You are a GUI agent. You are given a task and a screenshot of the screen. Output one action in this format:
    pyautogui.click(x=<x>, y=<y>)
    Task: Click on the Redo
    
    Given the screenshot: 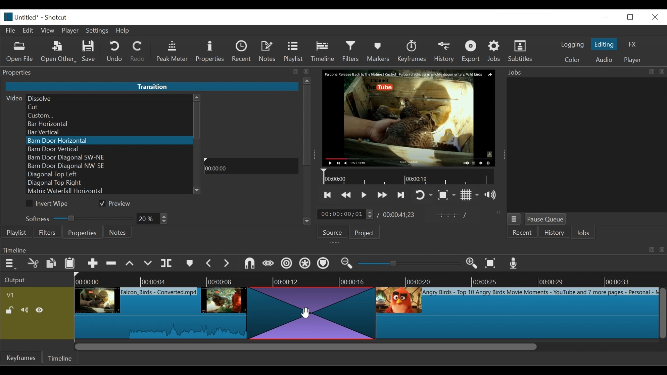 What is the action you would take?
    pyautogui.click(x=139, y=52)
    